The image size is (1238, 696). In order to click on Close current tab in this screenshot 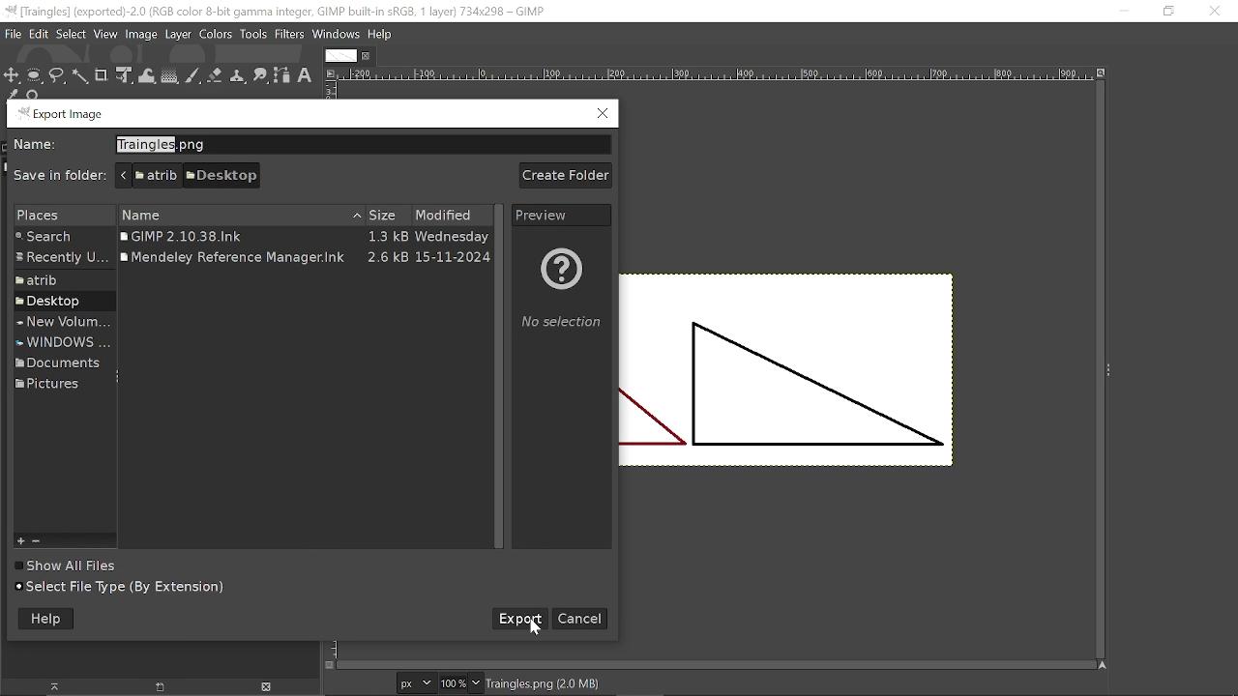, I will do `click(367, 56)`.